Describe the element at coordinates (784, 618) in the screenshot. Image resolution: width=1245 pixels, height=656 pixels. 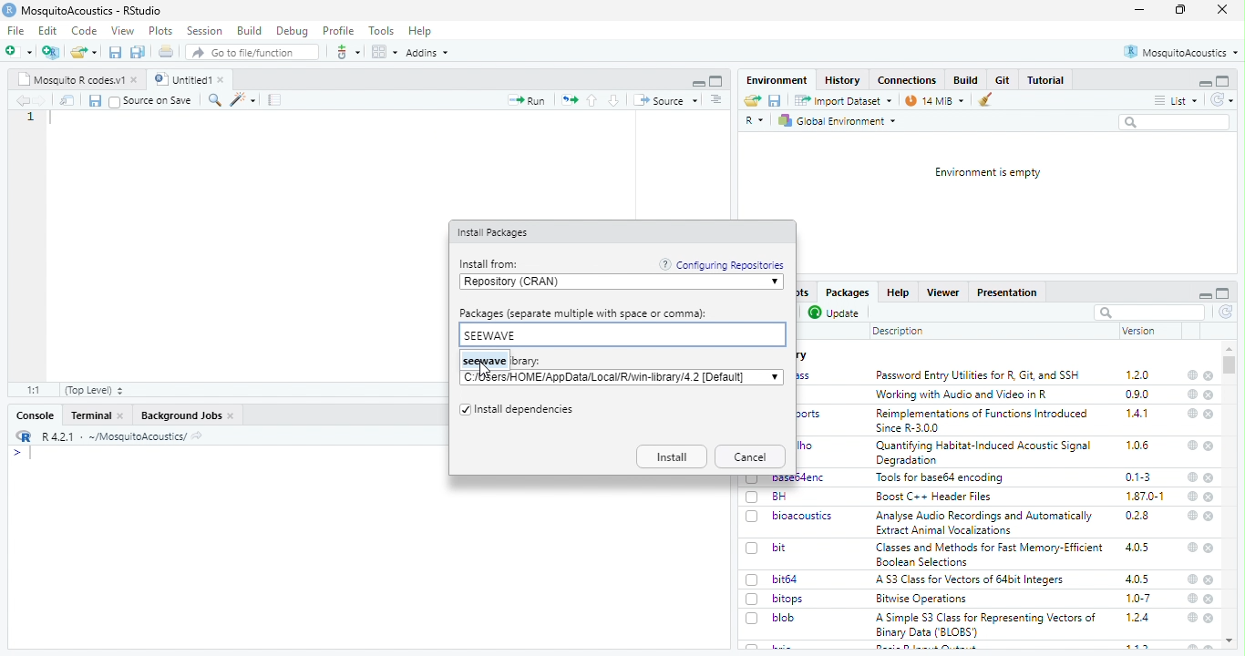
I see `blob` at that location.